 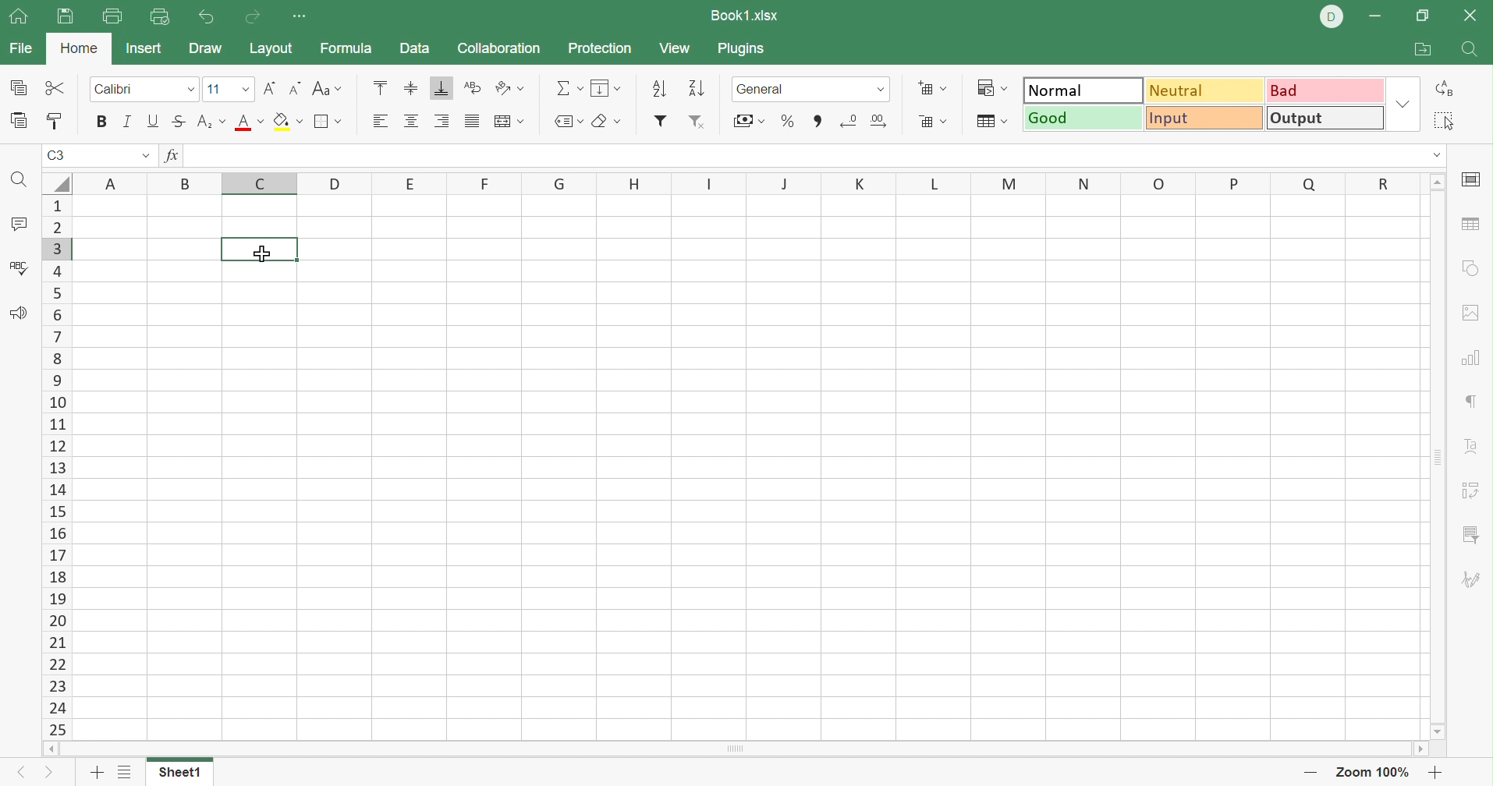 I want to click on Chart settings, so click(x=1470, y=356).